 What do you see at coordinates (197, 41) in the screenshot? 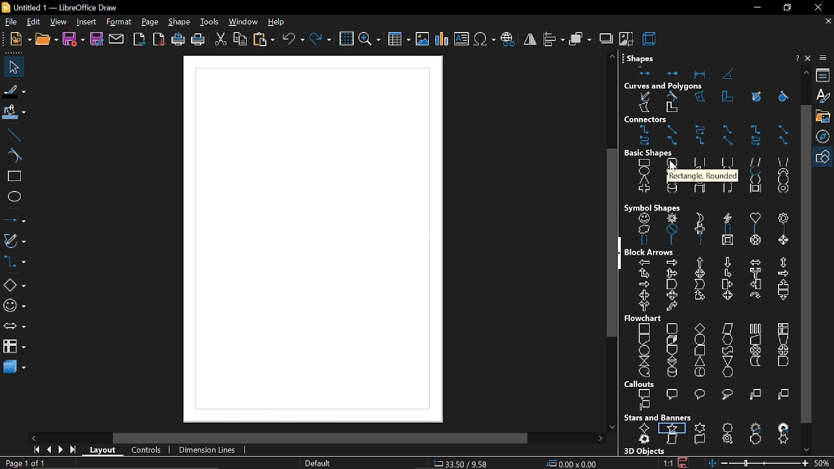
I see `print` at bounding box center [197, 41].